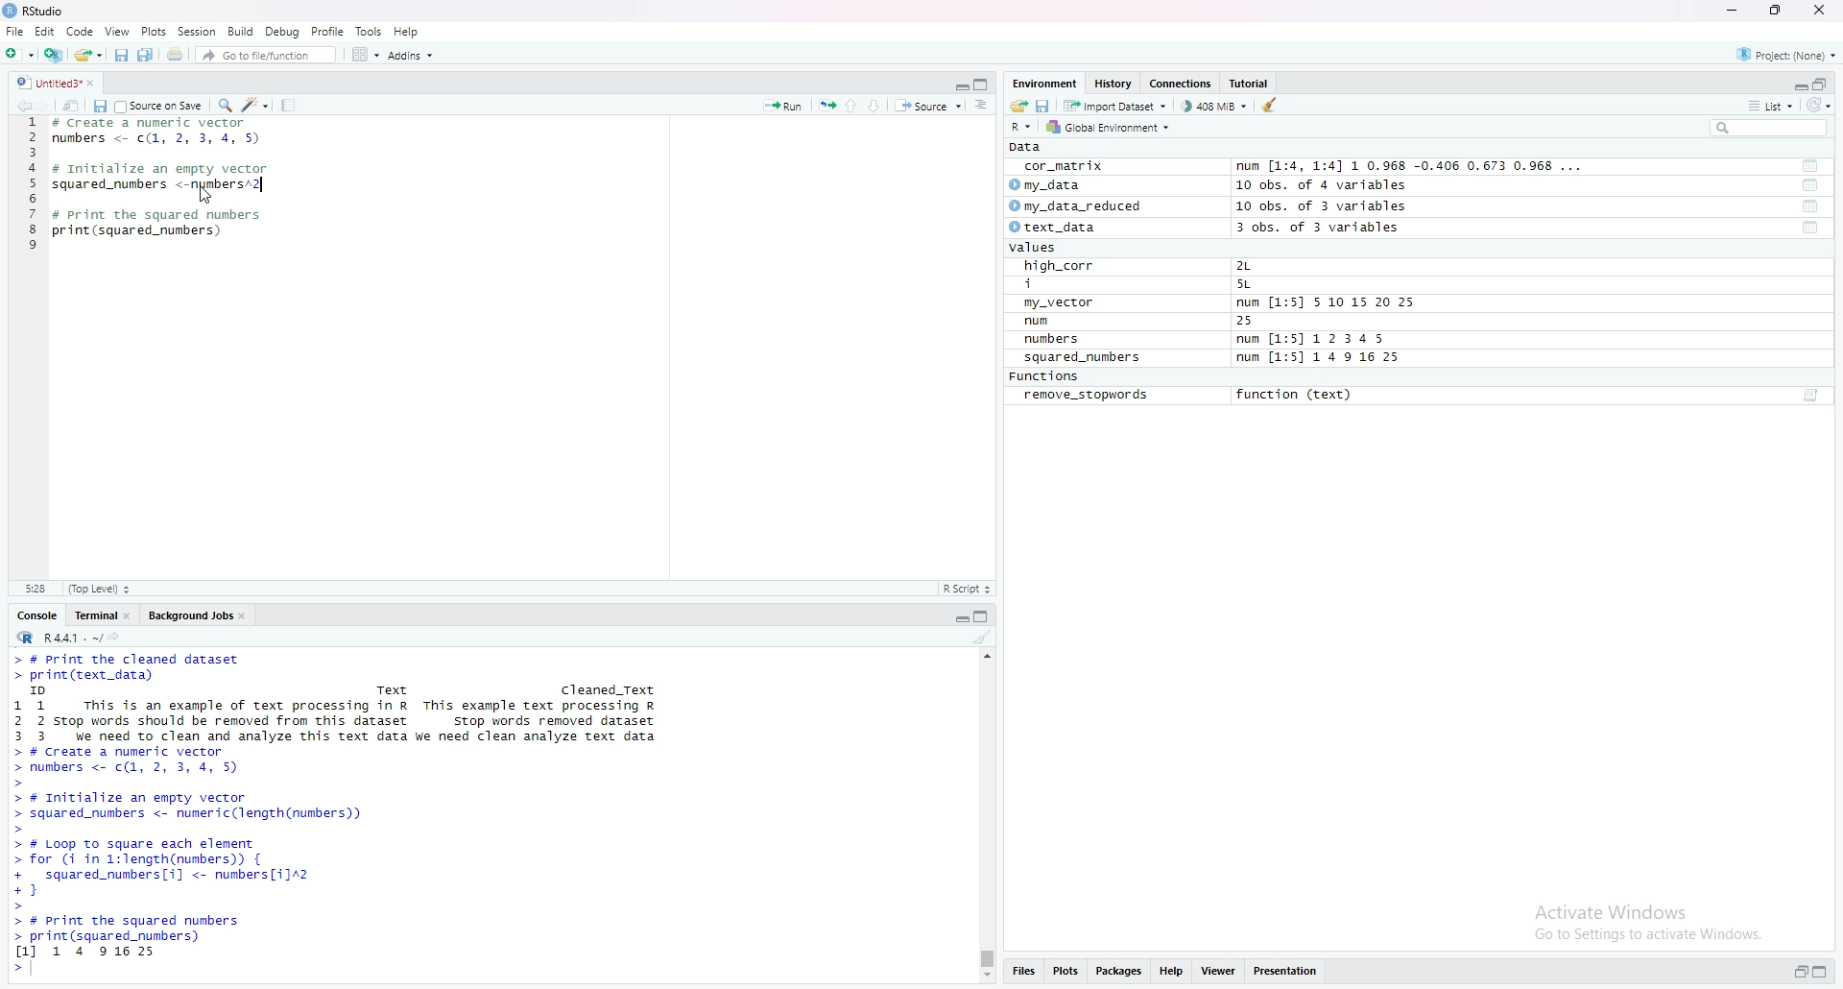 The height and width of the screenshot is (989, 1843). What do you see at coordinates (1329, 229) in the screenshot?
I see `3 obs. of 3 variables` at bounding box center [1329, 229].